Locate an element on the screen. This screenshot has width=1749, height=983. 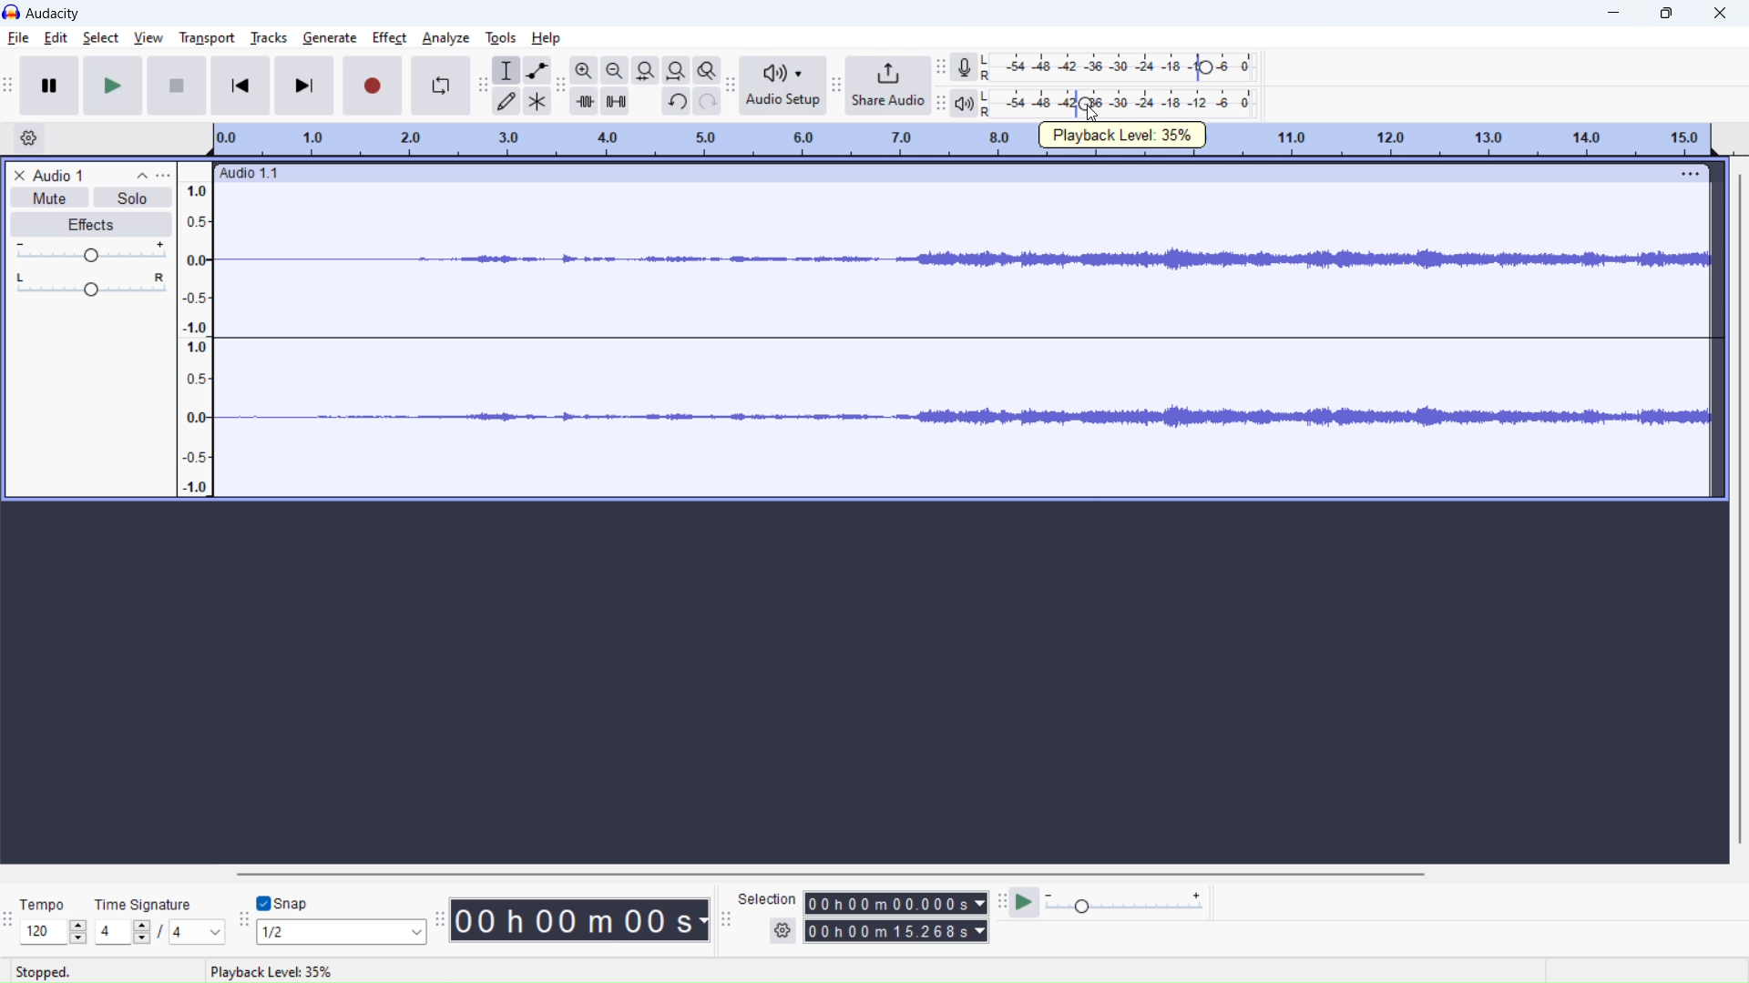
record level is located at coordinates (1118, 67).